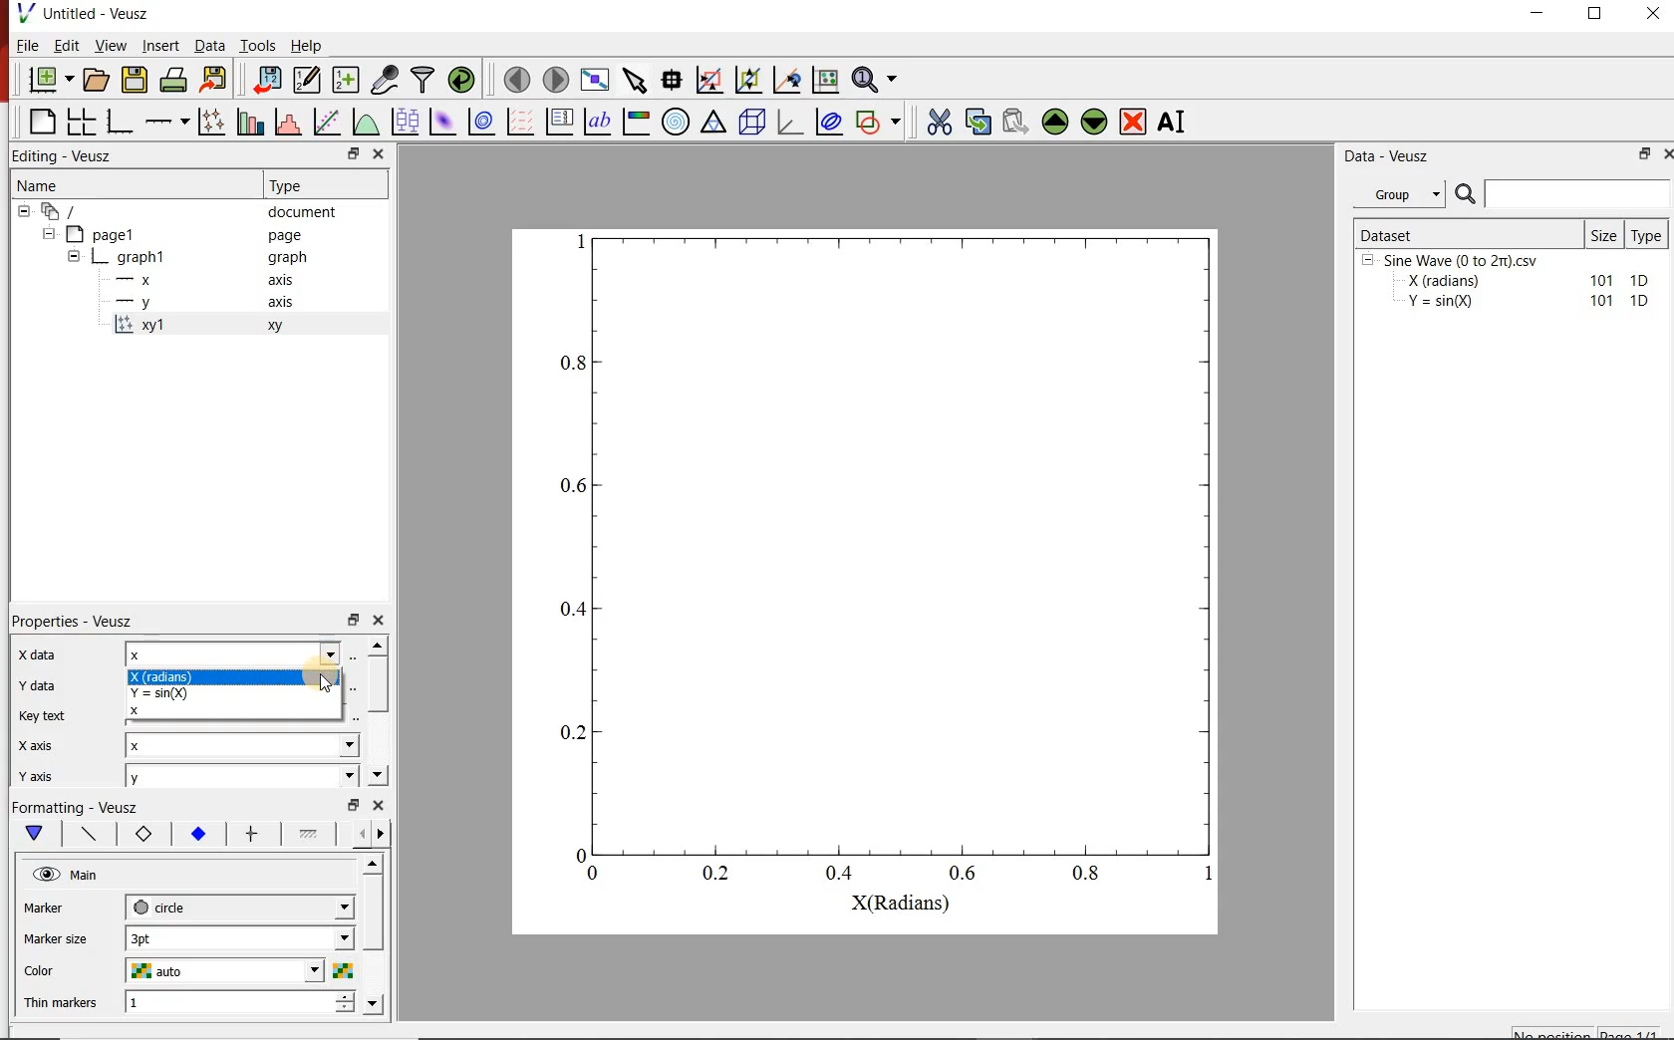 The height and width of the screenshot is (1040, 1674). What do you see at coordinates (258, 45) in the screenshot?
I see `Tools` at bounding box center [258, 45].